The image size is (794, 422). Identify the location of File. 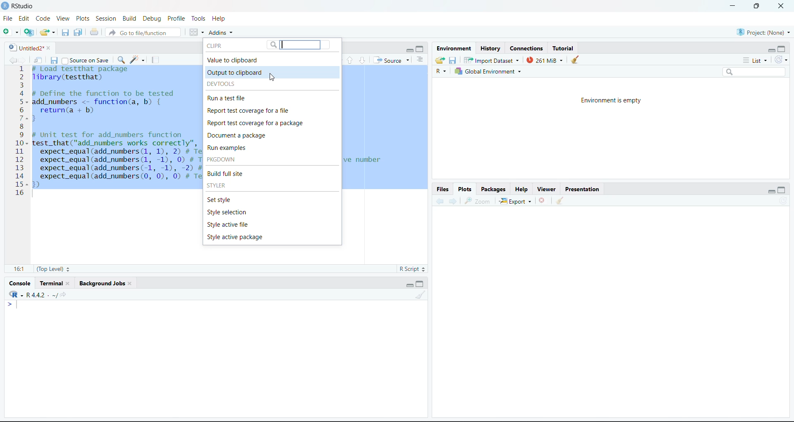
(7, 19).